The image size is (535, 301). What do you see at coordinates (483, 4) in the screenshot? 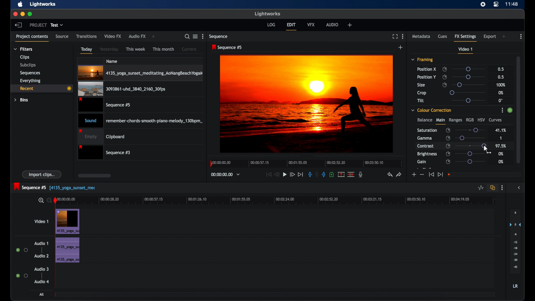
I see `screen recorder` at bounding box center [483, 4].